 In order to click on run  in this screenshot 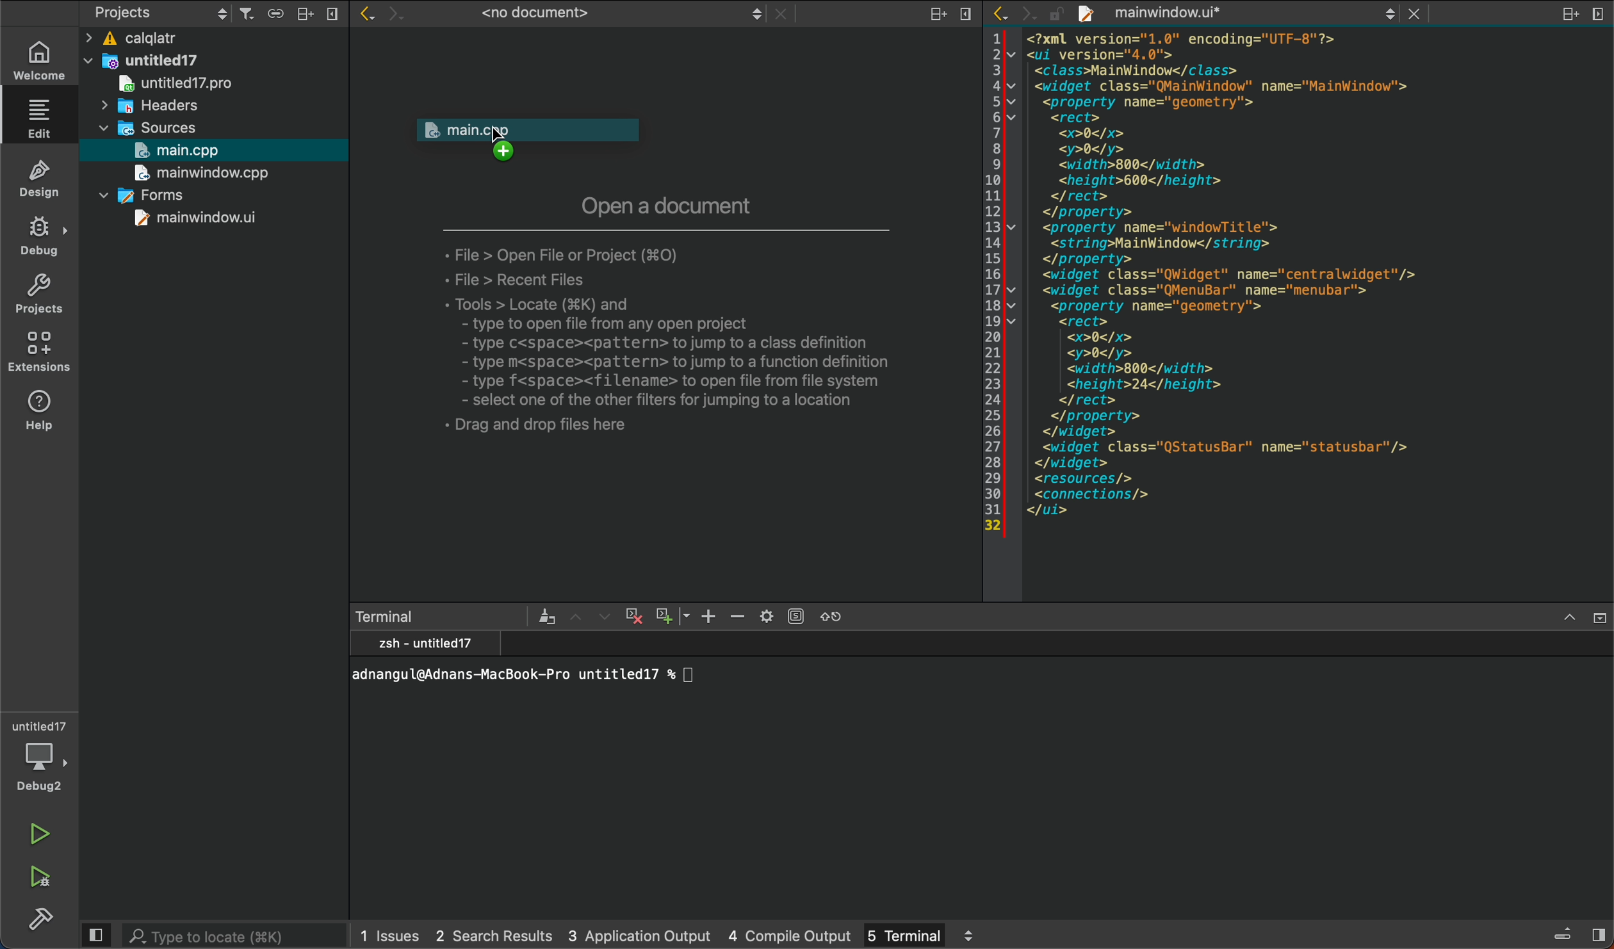, I will do `click(42, 836)`.